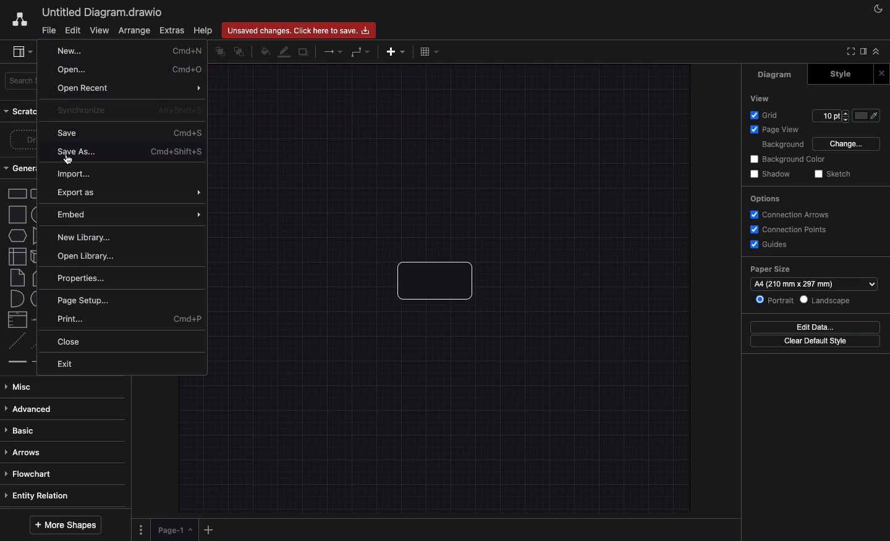 The width and height of the screenshot is (890, 541). I want to click on Import, so click(76, 172).